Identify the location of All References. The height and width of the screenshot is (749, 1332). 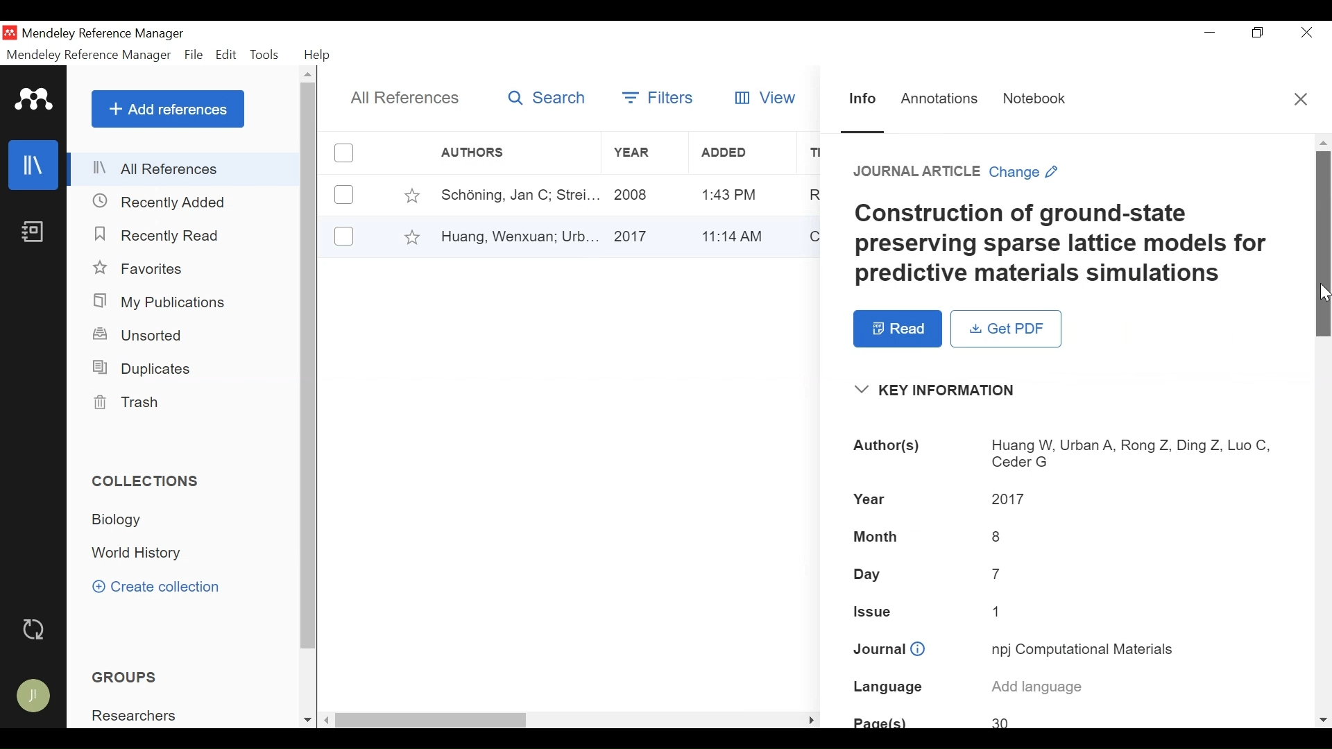
(185, 169).